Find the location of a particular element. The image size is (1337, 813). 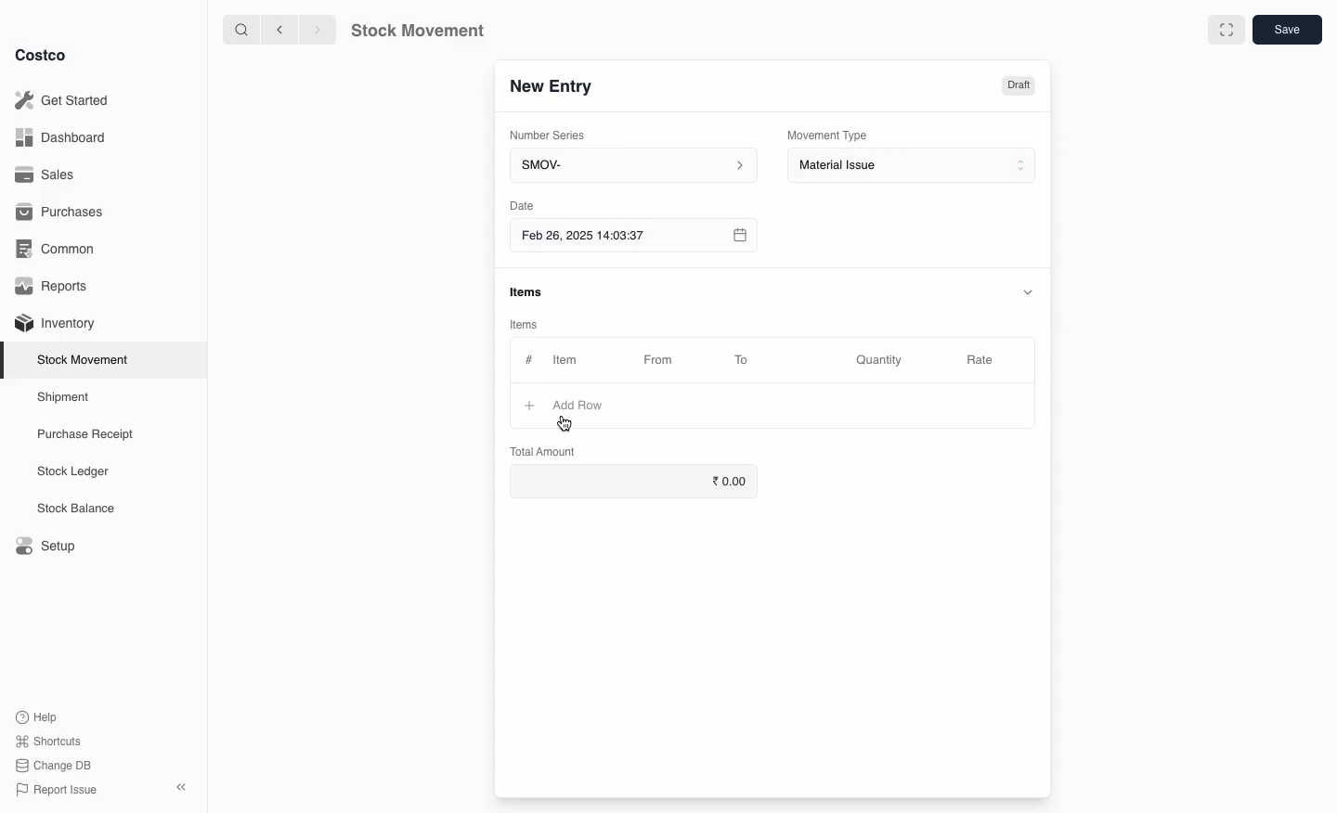

Purchases is located at coordinates (63, 213).